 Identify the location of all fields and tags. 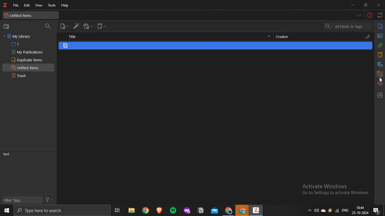
(348, 26).